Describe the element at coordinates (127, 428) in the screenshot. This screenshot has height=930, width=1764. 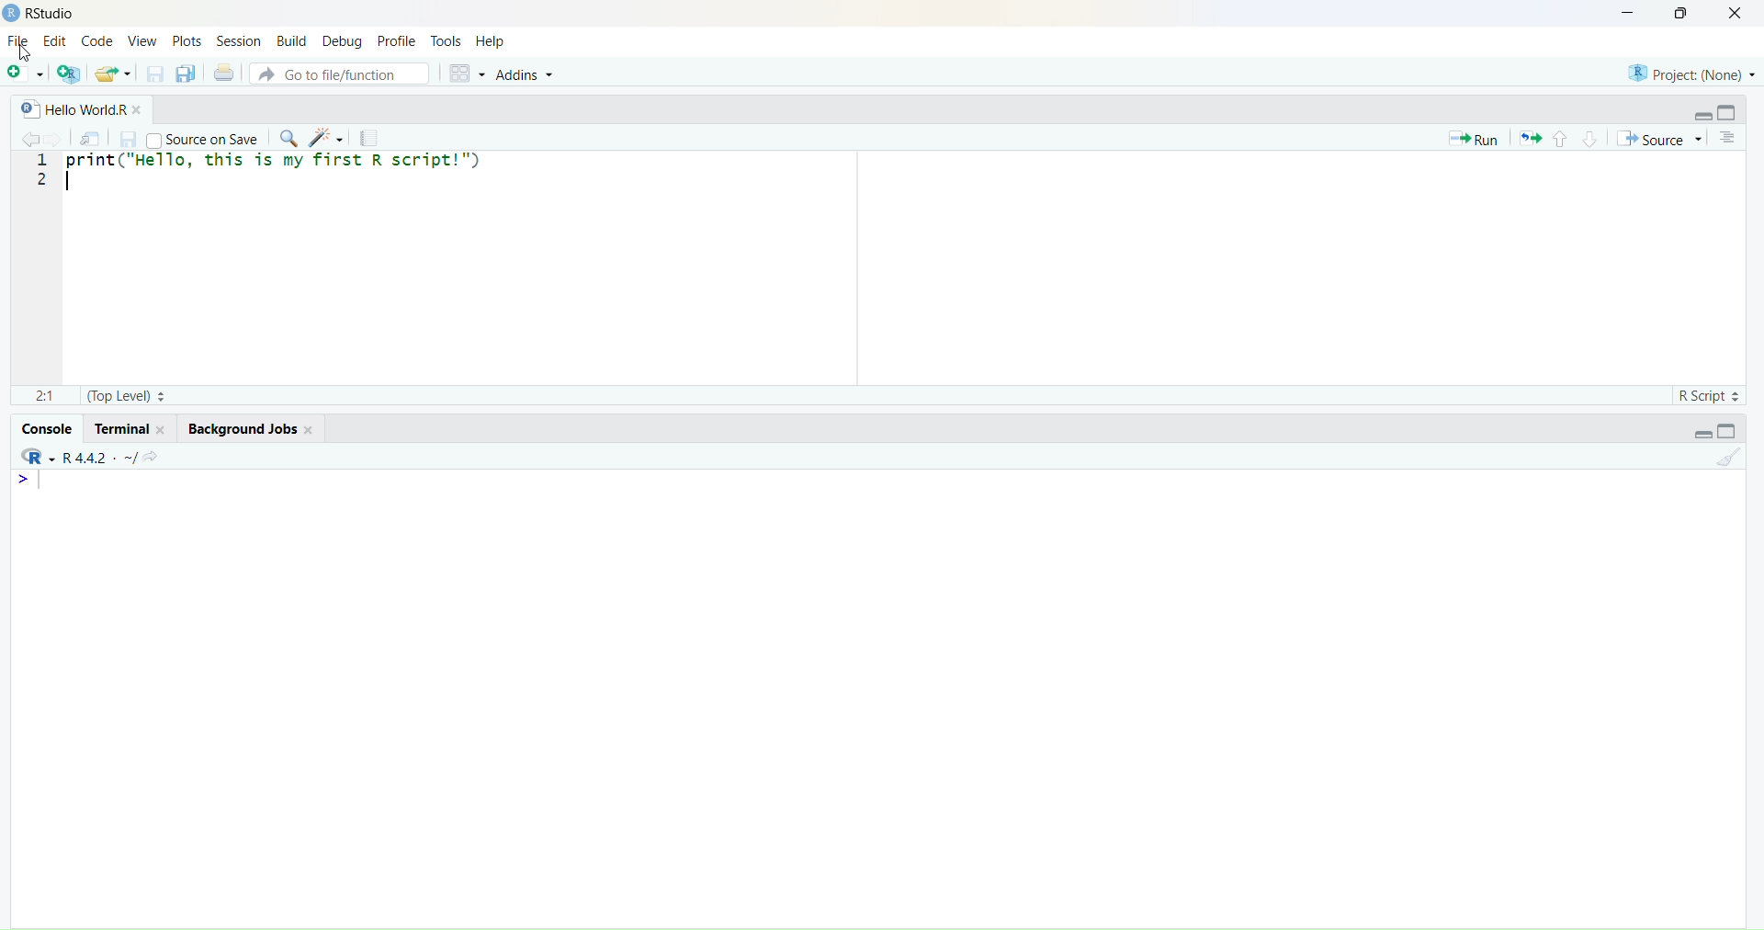
I see `Terminal` at that location.